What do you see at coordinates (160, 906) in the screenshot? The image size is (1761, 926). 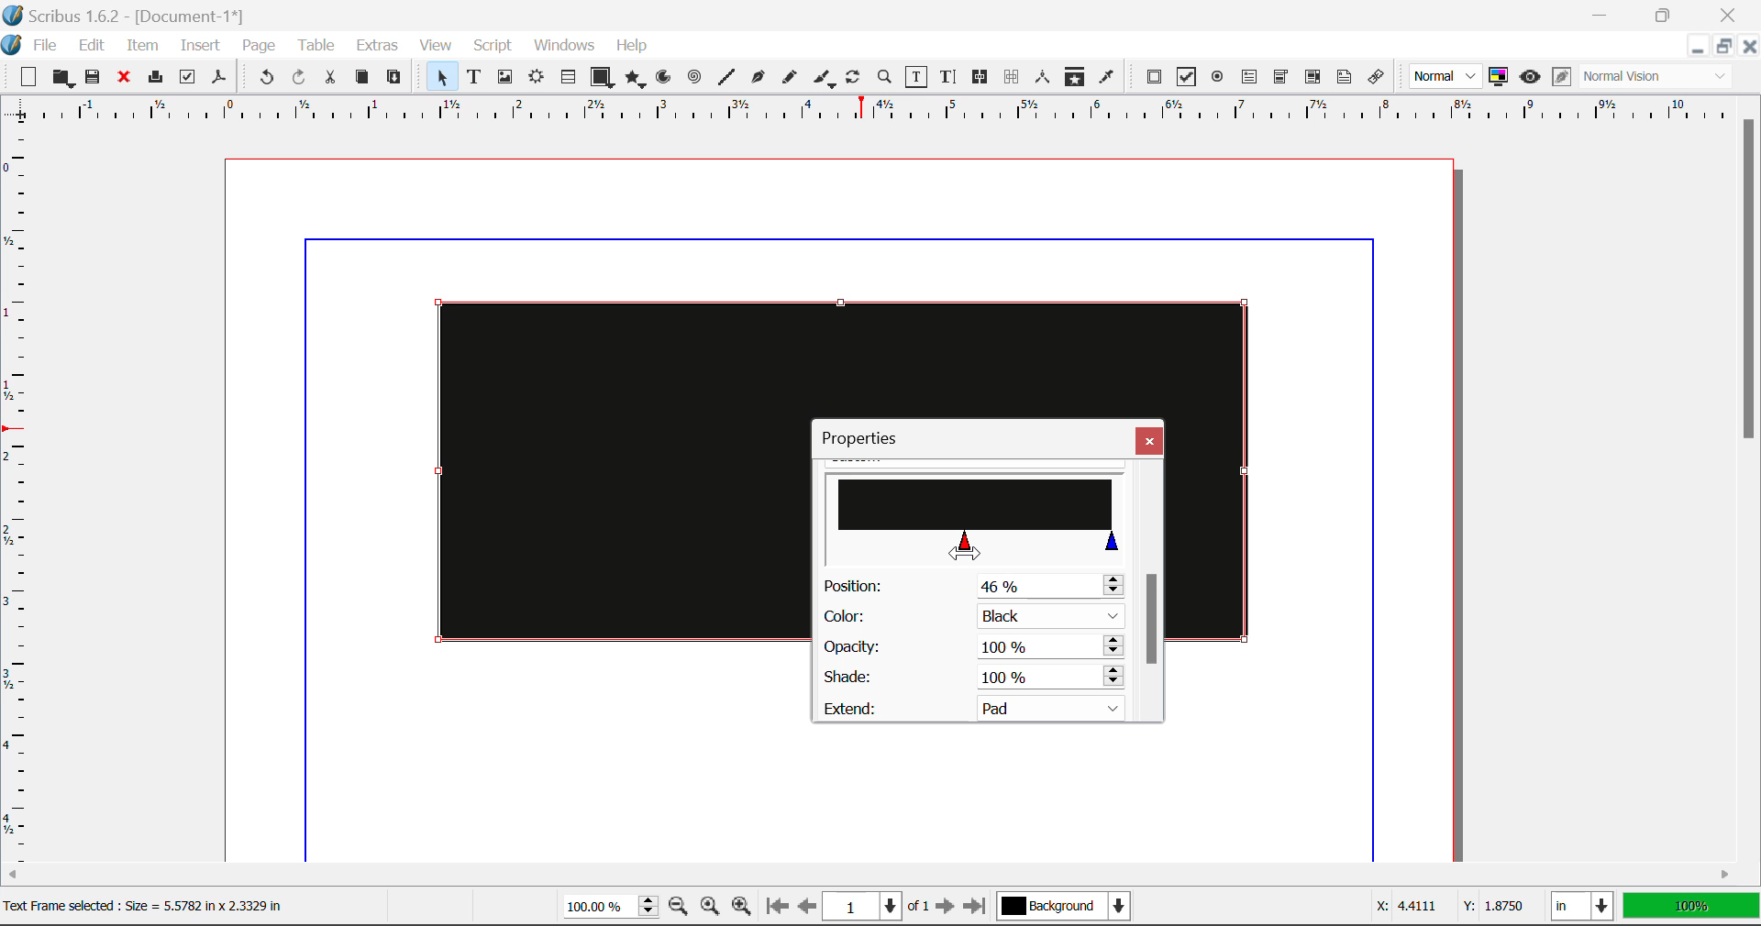 I see `Text Frame selected : Size = 5.5782 in x 2.3329 in` at bounding box center [160, 906].